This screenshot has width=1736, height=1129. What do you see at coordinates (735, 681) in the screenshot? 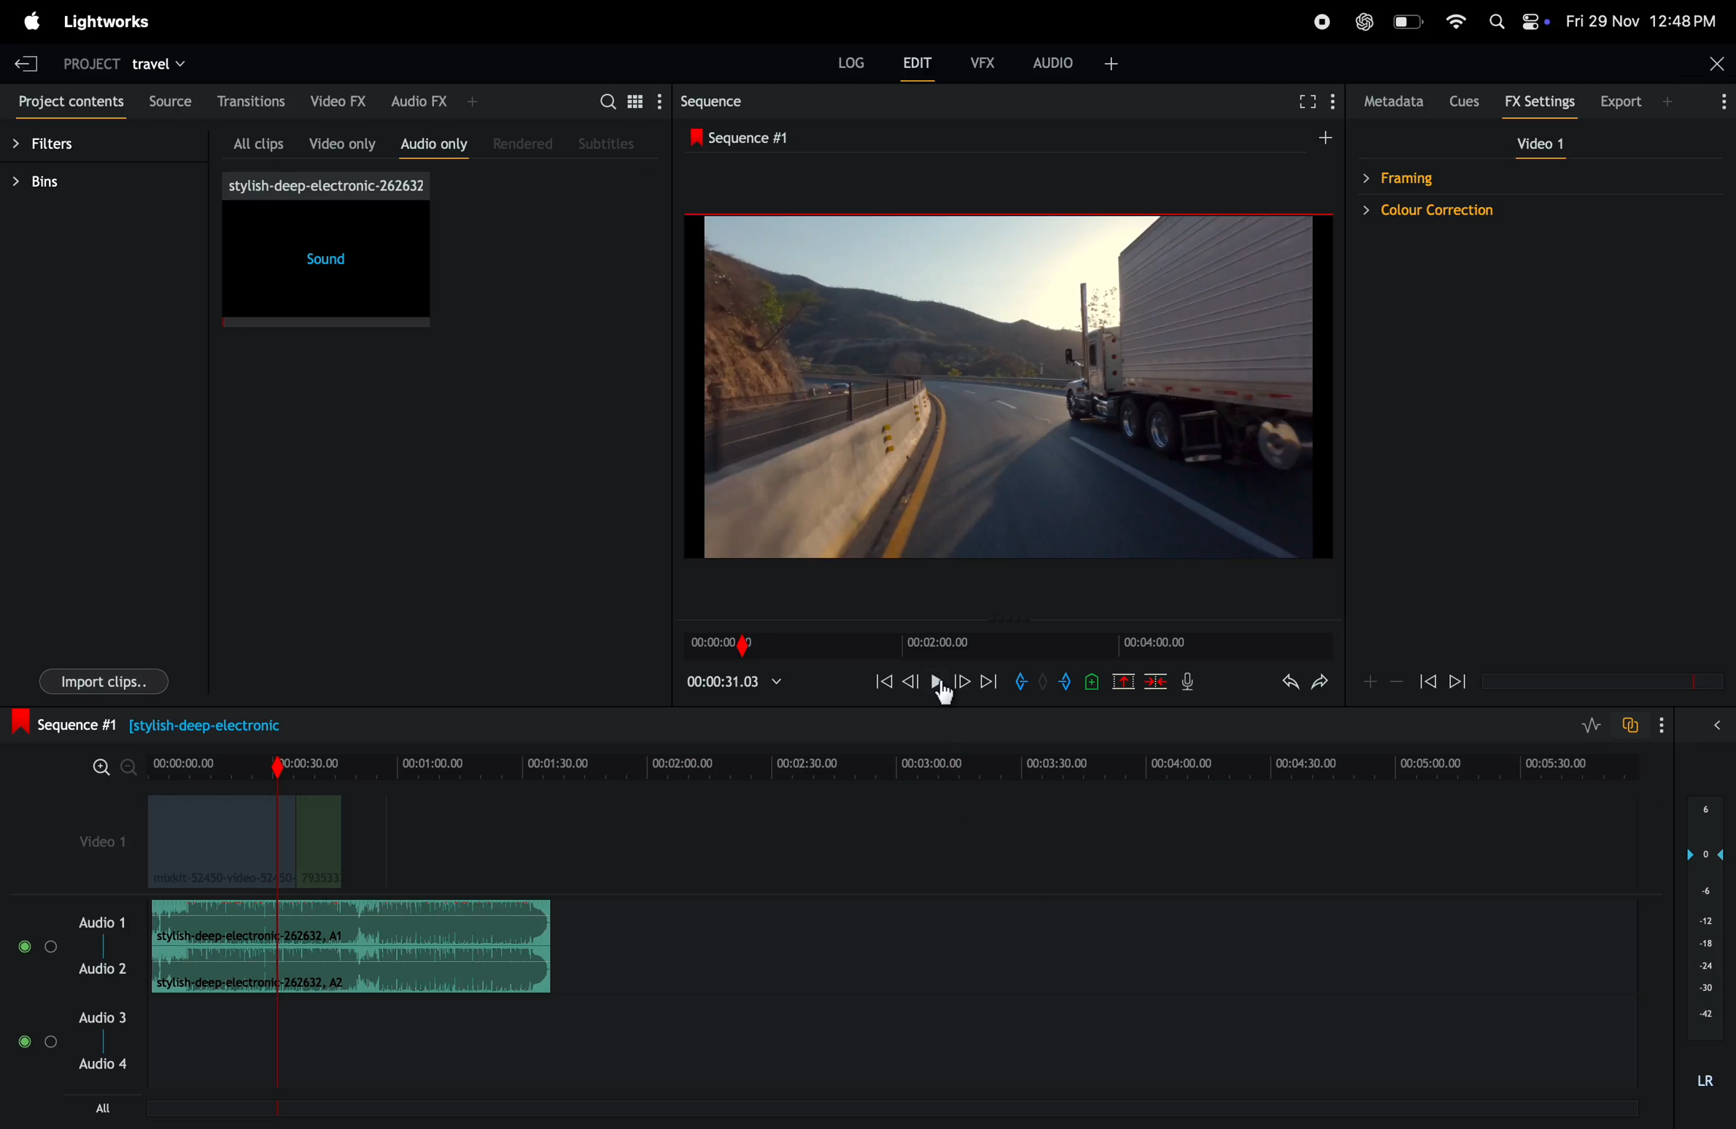
I see `play back time` at bounding box center [735, 681].